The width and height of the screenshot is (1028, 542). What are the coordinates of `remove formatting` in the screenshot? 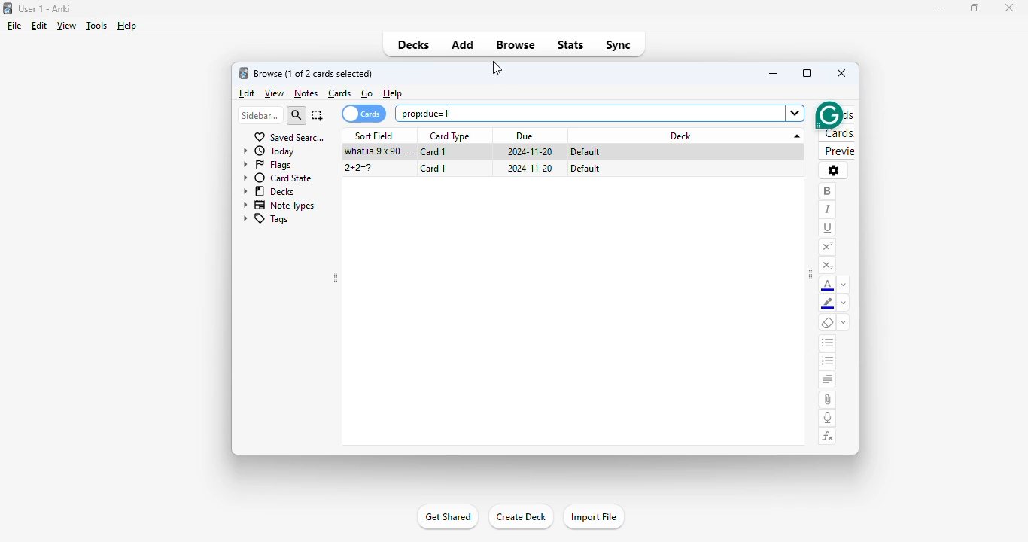 It's located at (828, 323).